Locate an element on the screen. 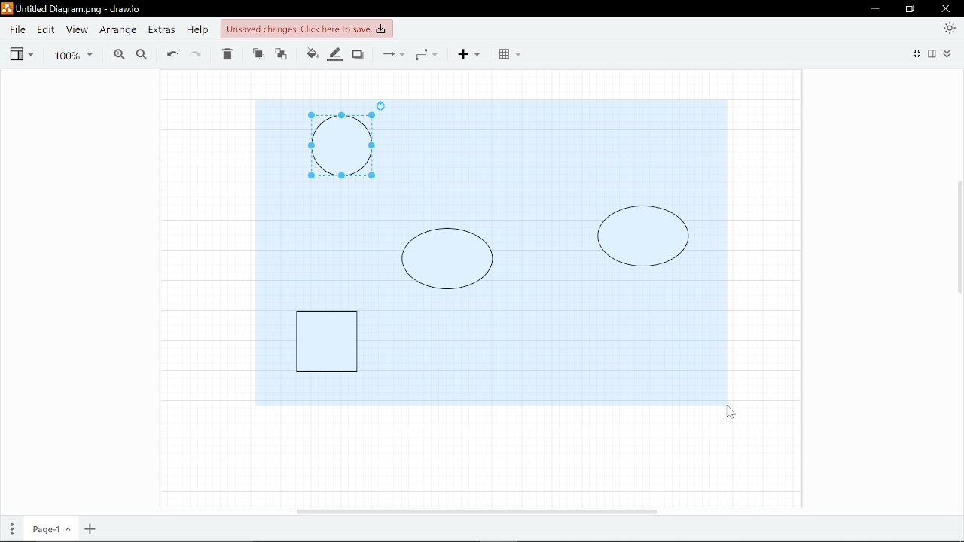 This screenshot has width=964, height=542. Extras is located at coordinates (161, 29).